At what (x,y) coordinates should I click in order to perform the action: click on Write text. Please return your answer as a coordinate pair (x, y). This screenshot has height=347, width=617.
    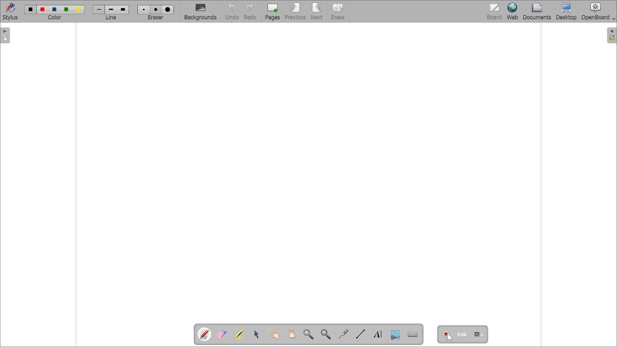
    Looking at the image, I should click on (377, 334).